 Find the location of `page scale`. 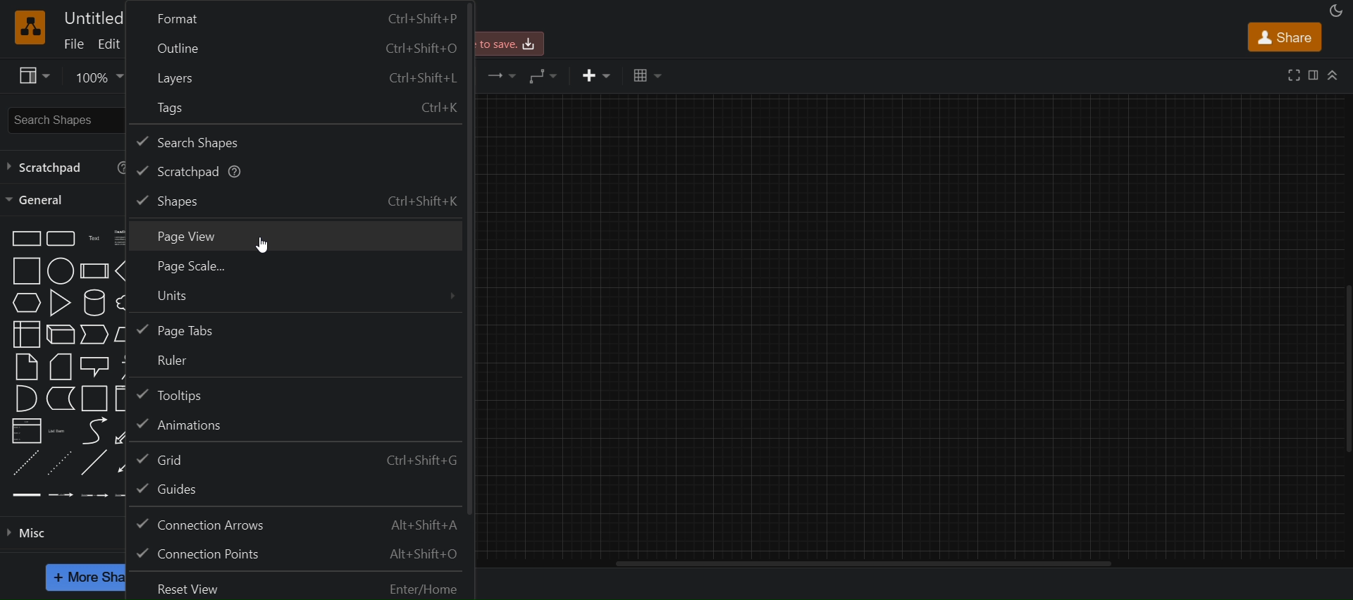

page scale is located at coordinates (298, 268).